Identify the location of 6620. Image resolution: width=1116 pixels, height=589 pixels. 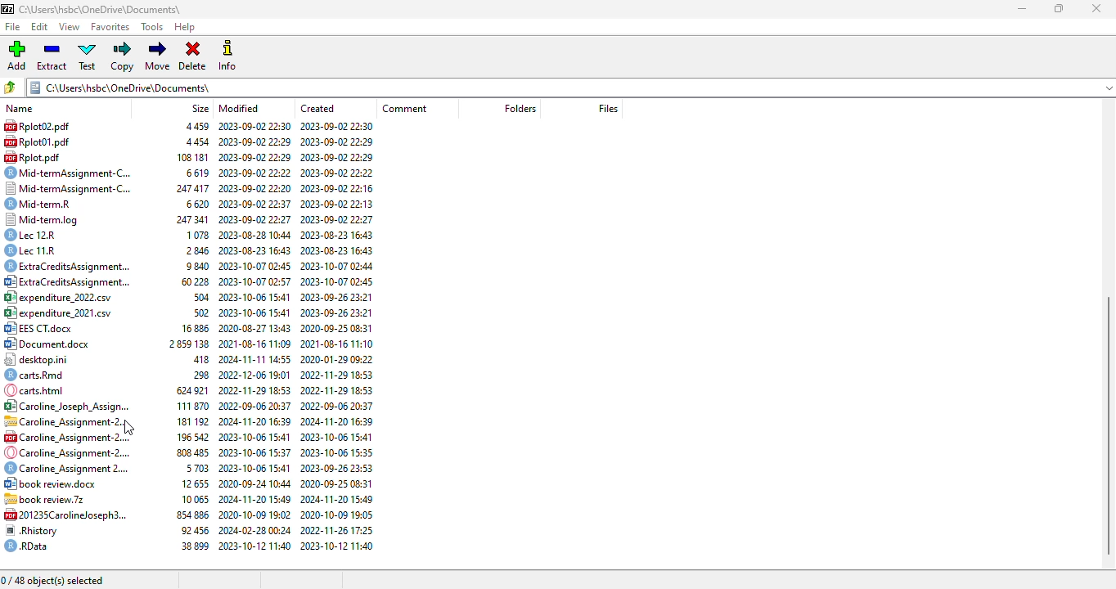
(197, 203).